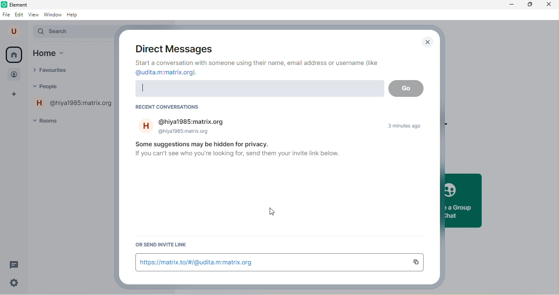 The height and width of the screenshot is (295, 559). What do you see at coordinates (15, 264) in the screenshot?
I see `threads` at bounding box center [15, 264].